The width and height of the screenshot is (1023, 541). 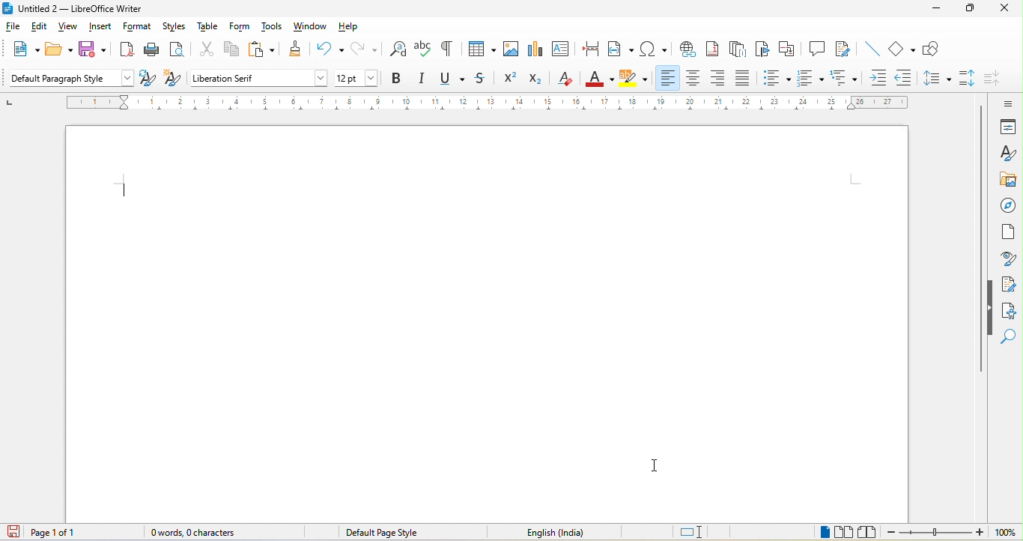 I want to click on line, so click(x=869, y=52).